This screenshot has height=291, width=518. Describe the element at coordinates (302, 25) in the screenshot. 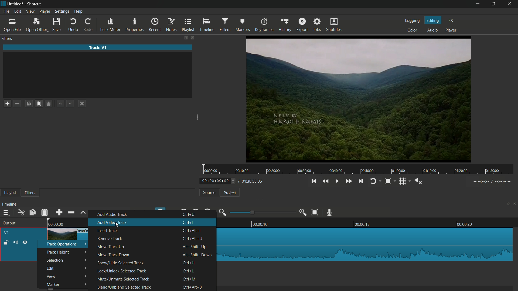

I see `export` at that location.